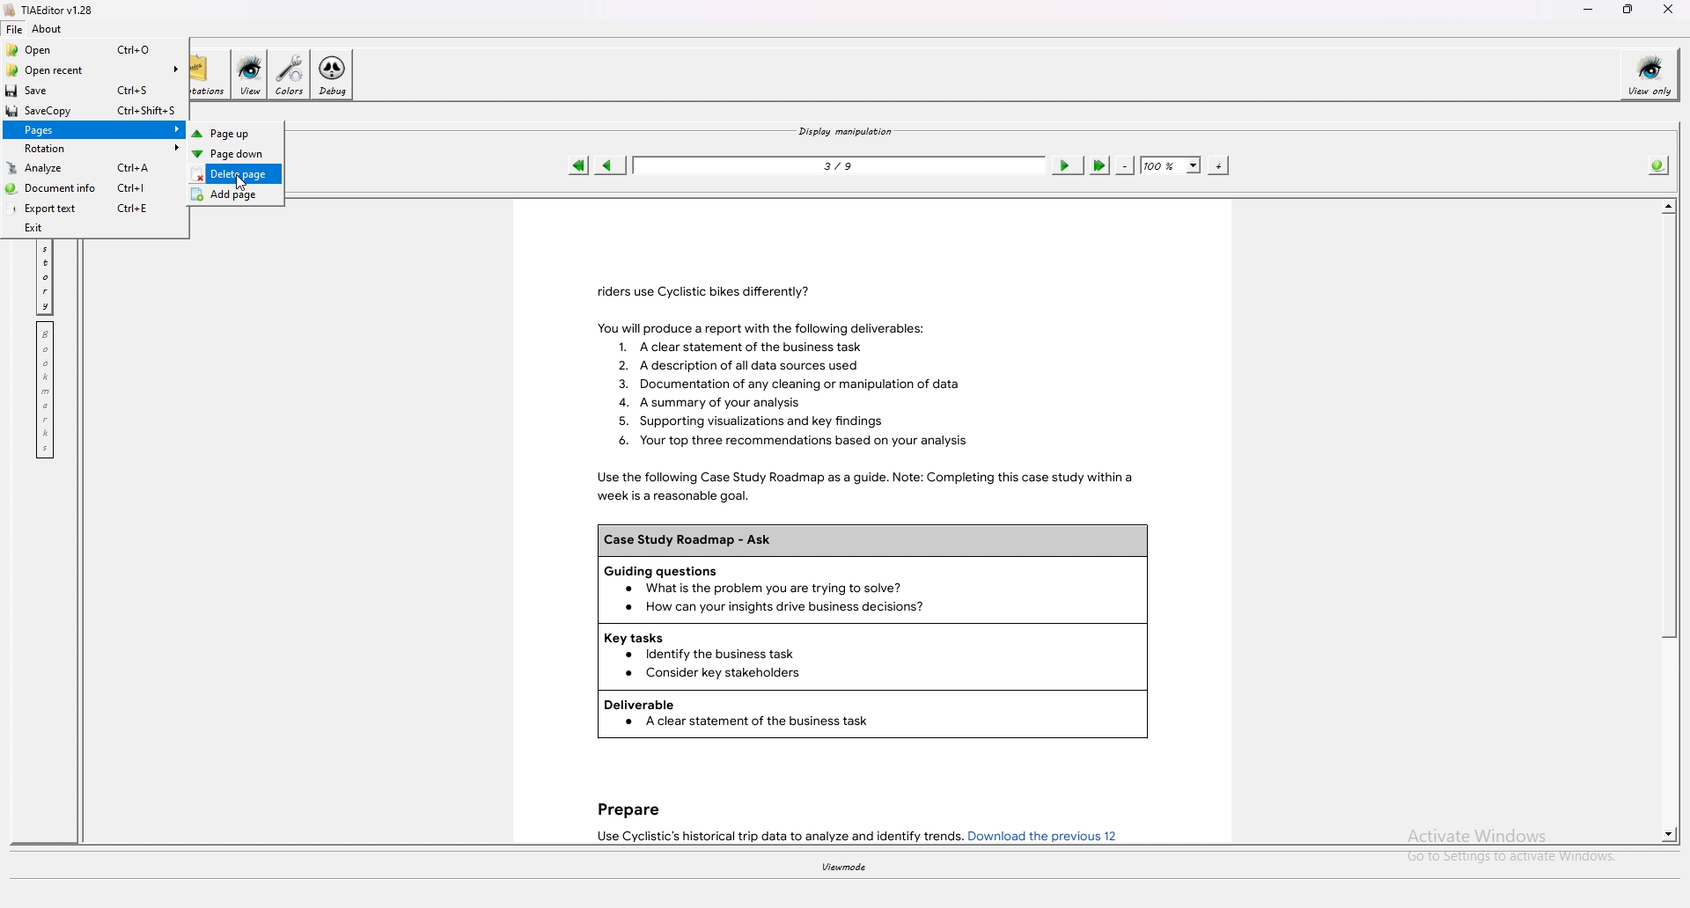 This screenshot has width=1690, height=908. Describe the element at coordinates (609, 165) in the screenshot. I see `previous page` at that location.